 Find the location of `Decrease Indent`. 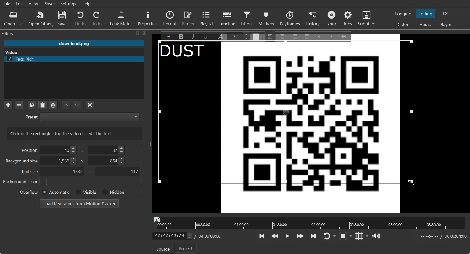

Decrease Indent is located at coordinates (319, 36).